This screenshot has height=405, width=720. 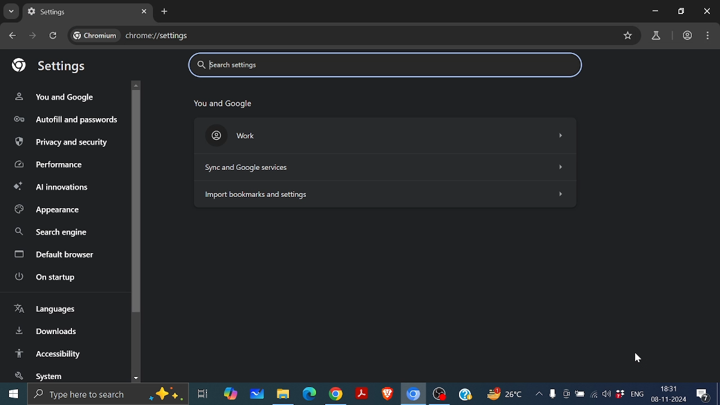 I want to click on System, so click(x=39, y=375).